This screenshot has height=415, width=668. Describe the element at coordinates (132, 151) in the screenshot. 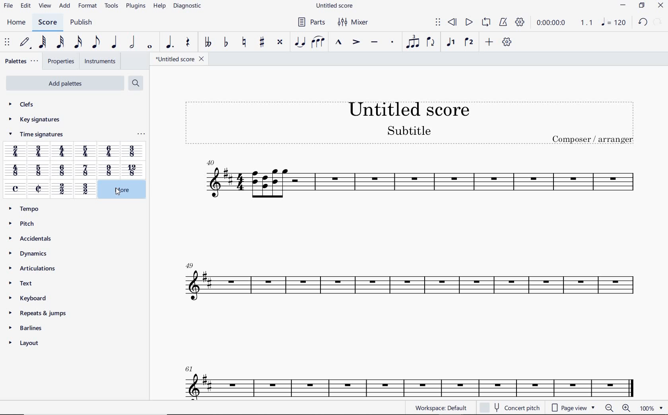

I see `3/8` at that location.